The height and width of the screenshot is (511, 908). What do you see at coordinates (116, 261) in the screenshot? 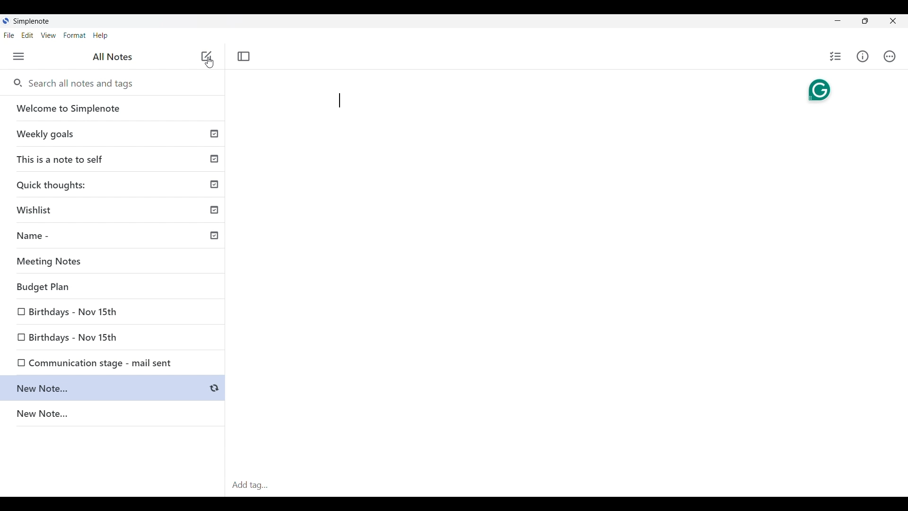
I see `Meeting Notes` at bounding box center [116, 261].